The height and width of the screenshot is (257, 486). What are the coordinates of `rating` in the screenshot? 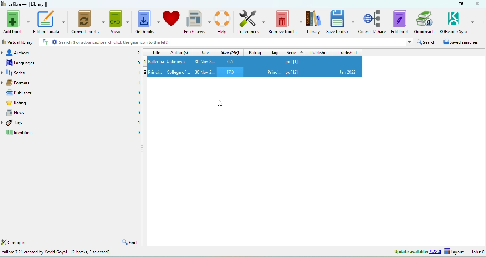 It's located at (255, 52).